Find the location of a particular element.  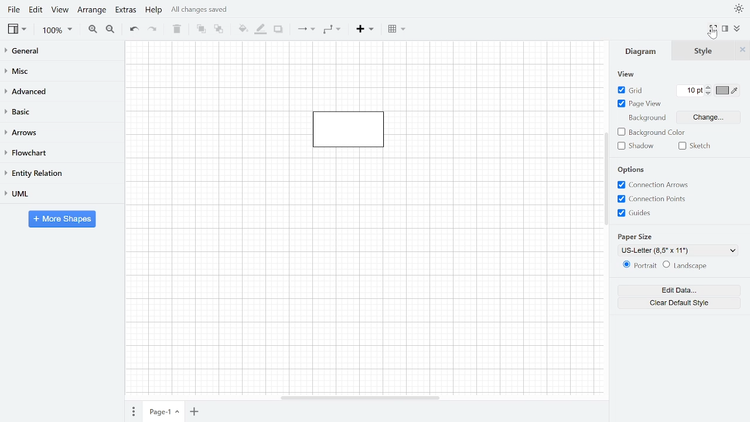

Connection arrows is located at coordinates (652, 186).